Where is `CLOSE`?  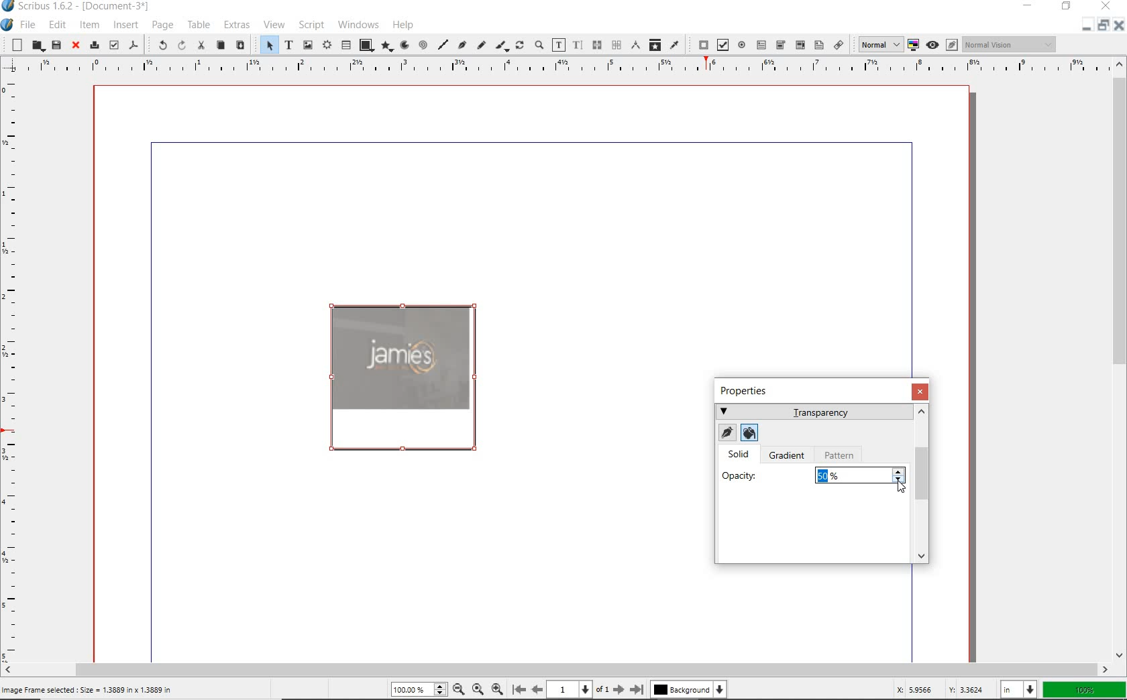 CLOSE is located at coordinates (921, 392).